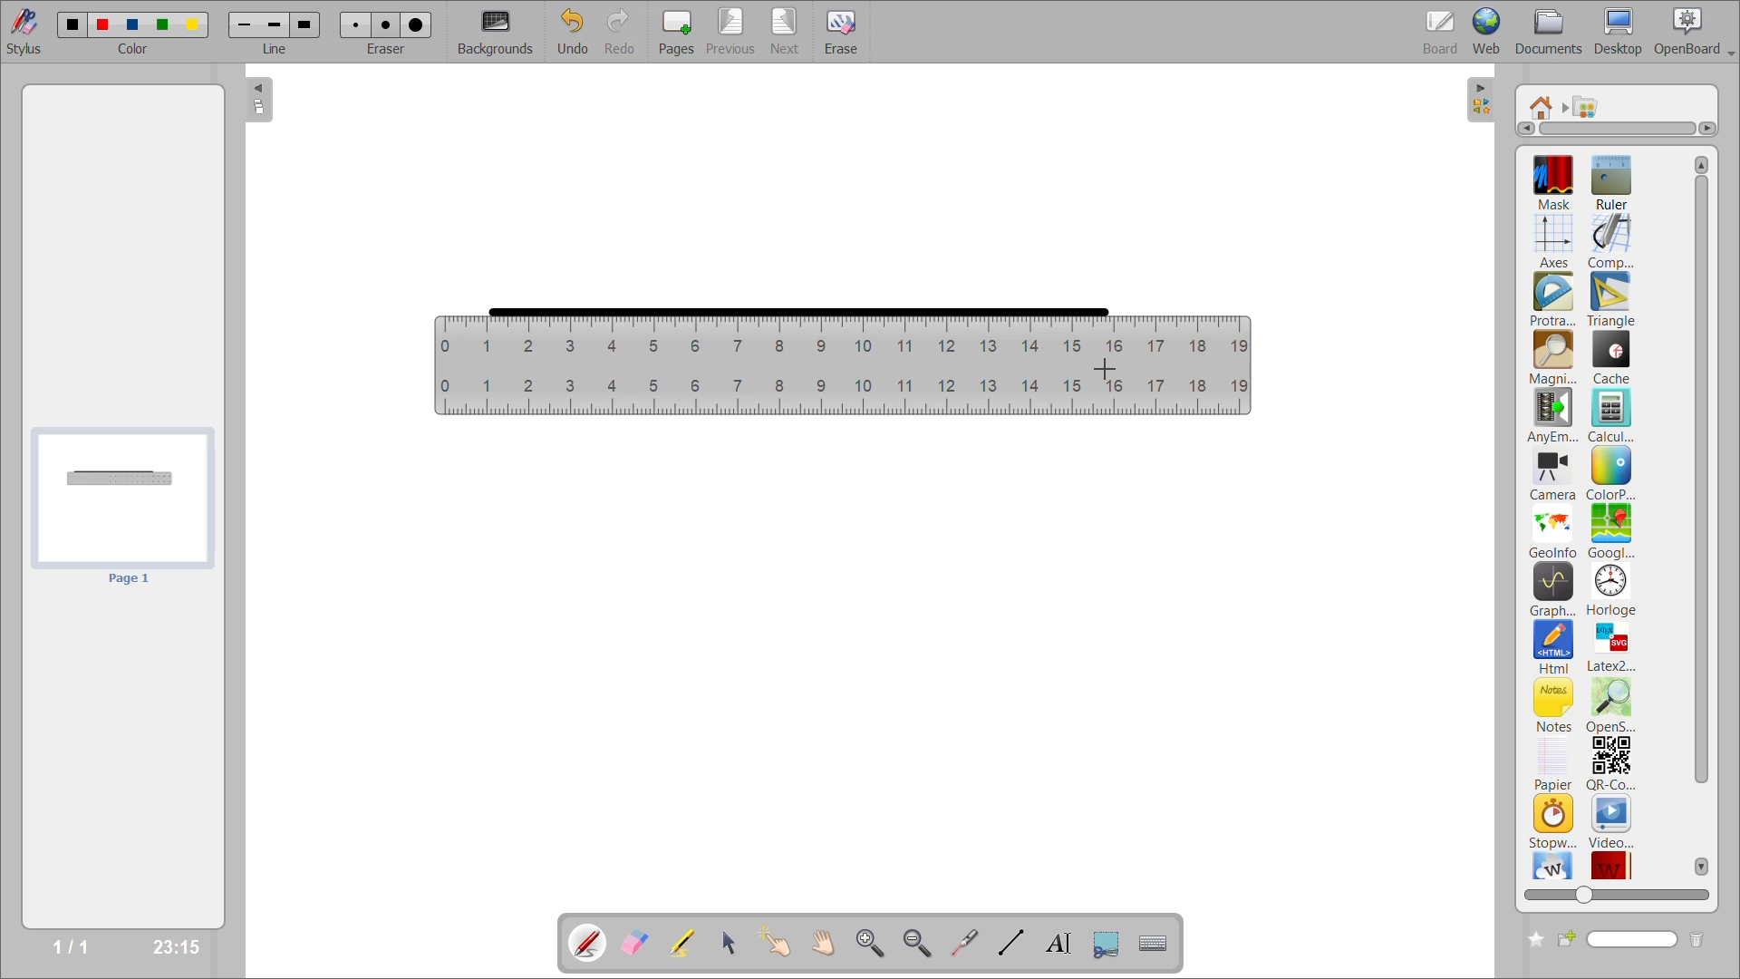 This screenshot has height=979, width=1740. Describe the element at coordinates (1554, 704) in the screenshot. I see `notes` at that location.